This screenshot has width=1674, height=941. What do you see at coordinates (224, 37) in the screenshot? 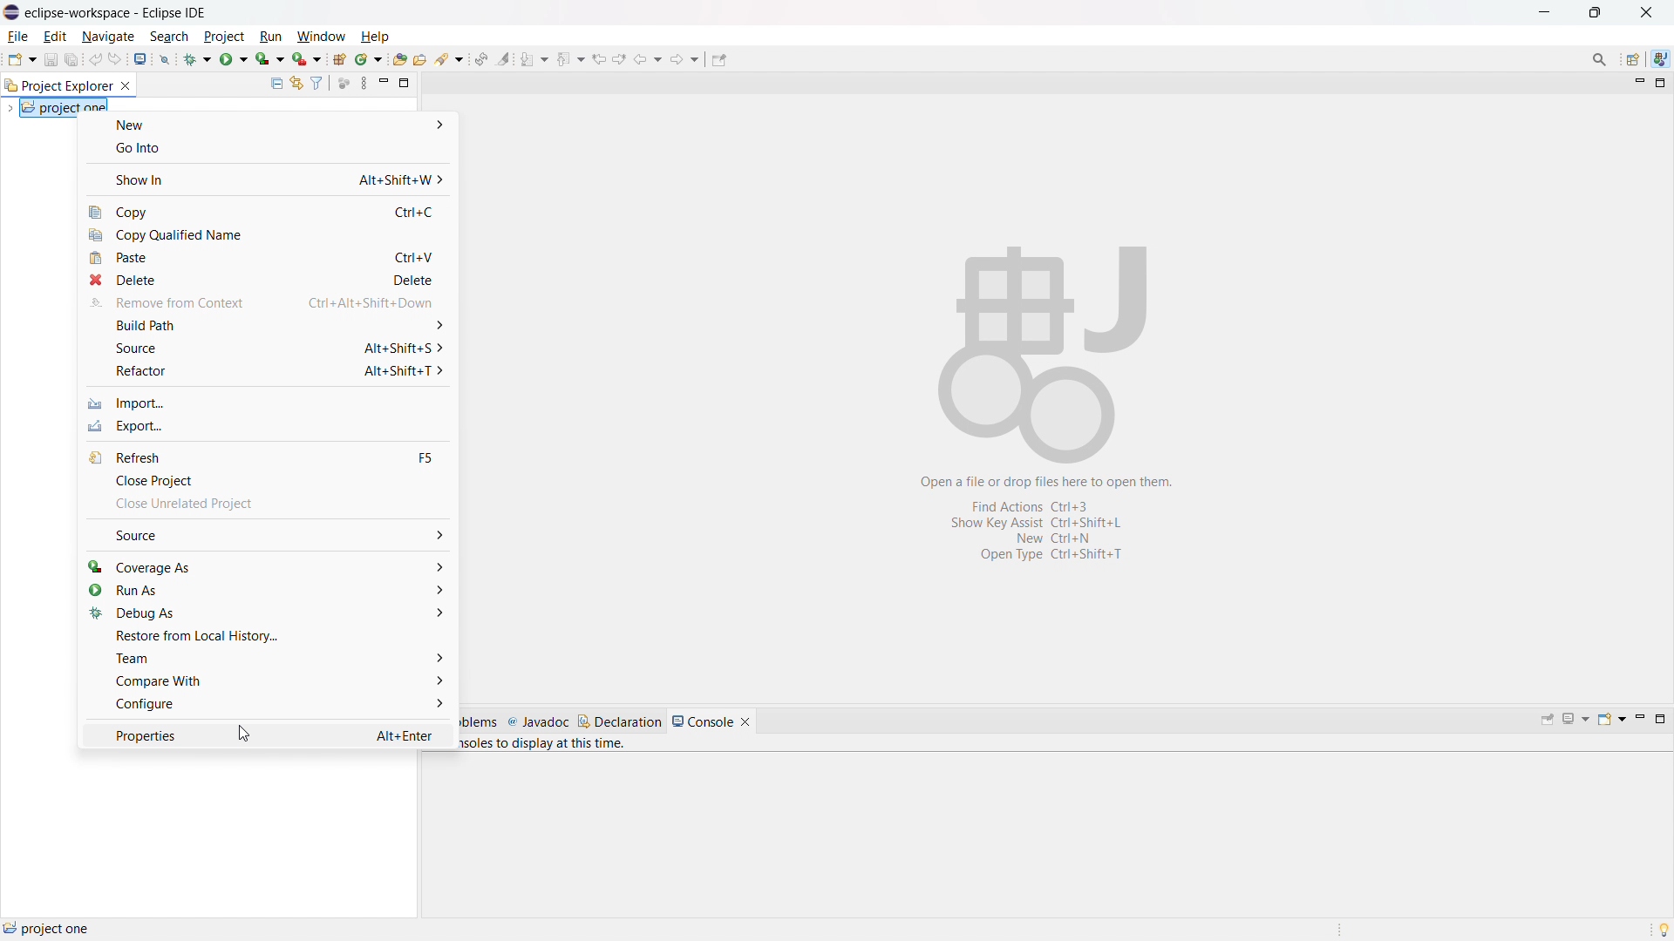
I see `project` at bounding box center [224, 37].